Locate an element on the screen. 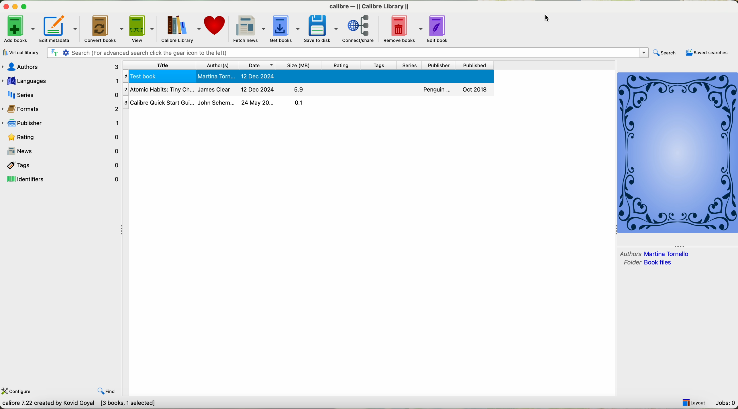 Image resolution: width=738 pixels, height=409 pixels. search is located at coordinates (666, 52).